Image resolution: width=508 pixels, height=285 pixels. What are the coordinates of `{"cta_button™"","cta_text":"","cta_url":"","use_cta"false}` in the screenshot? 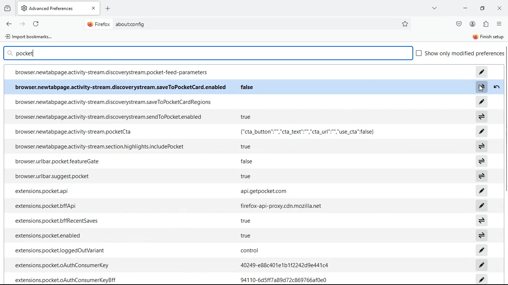 It's located at (306, 132).